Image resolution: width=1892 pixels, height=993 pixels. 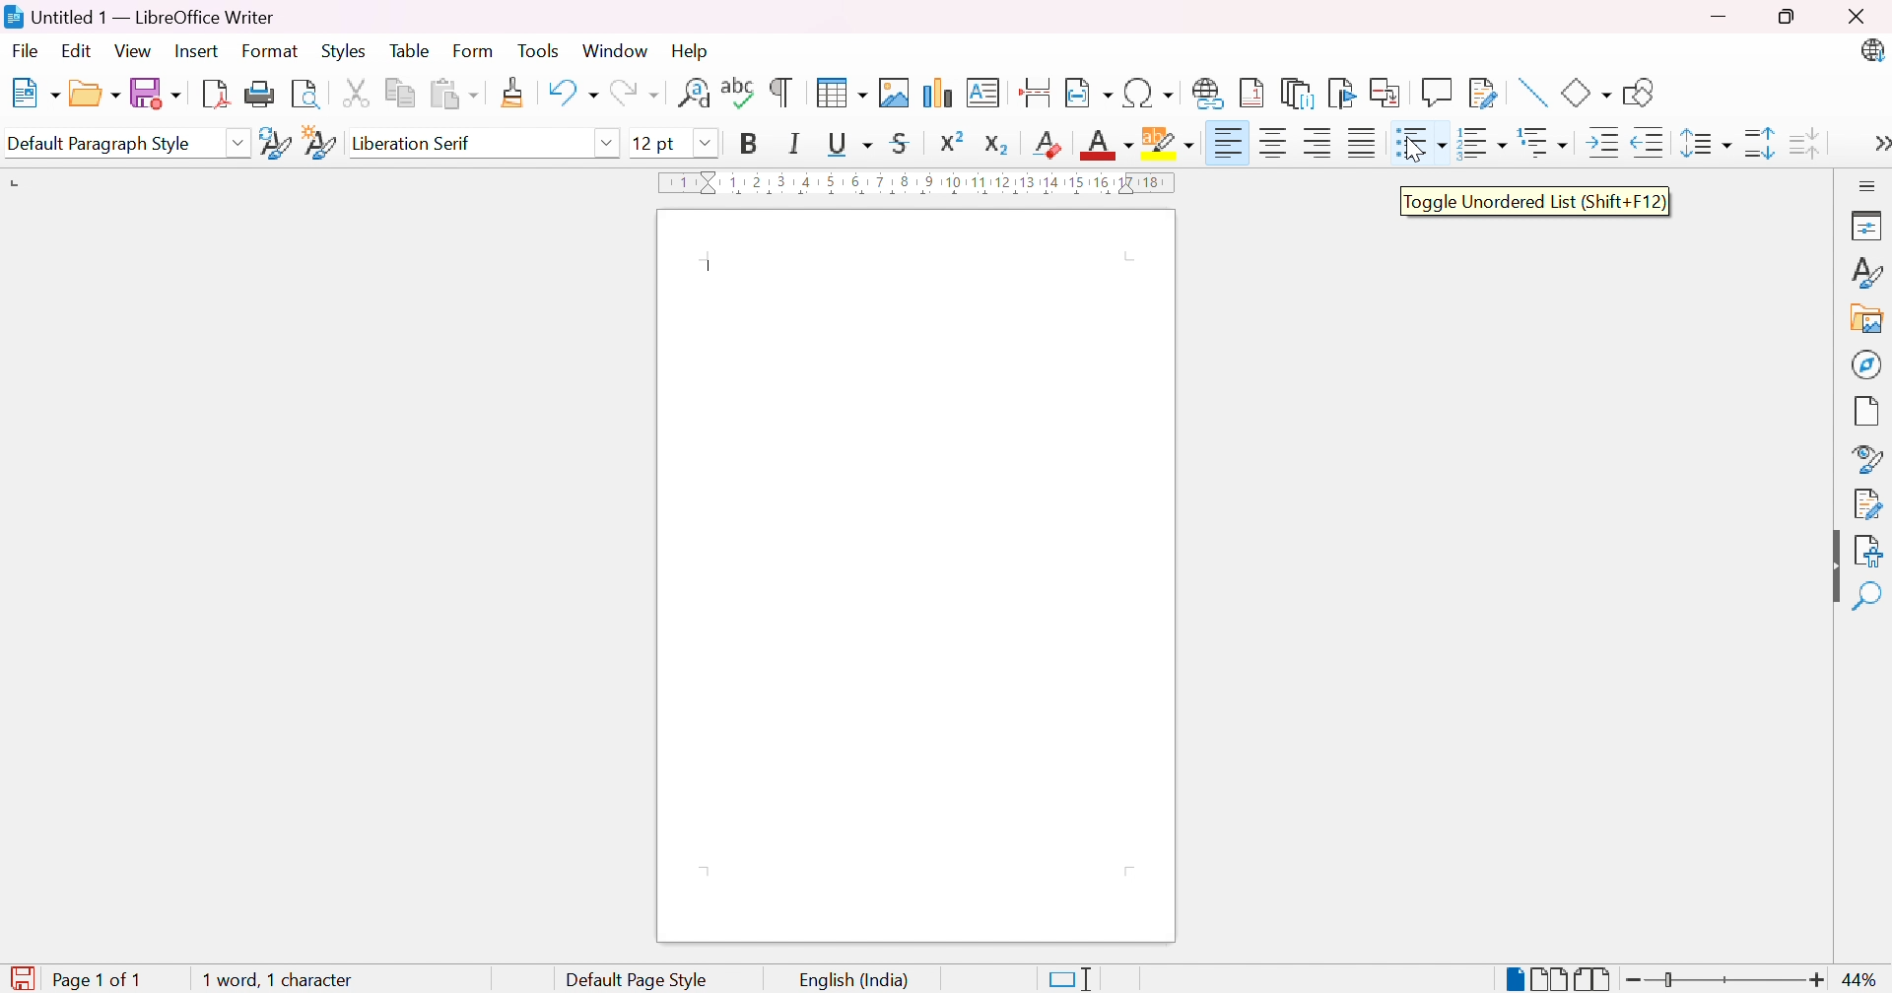 What do you see at coordinates (29, 52) in the screenshot?
I see `File` at bounding box center [29, 52].